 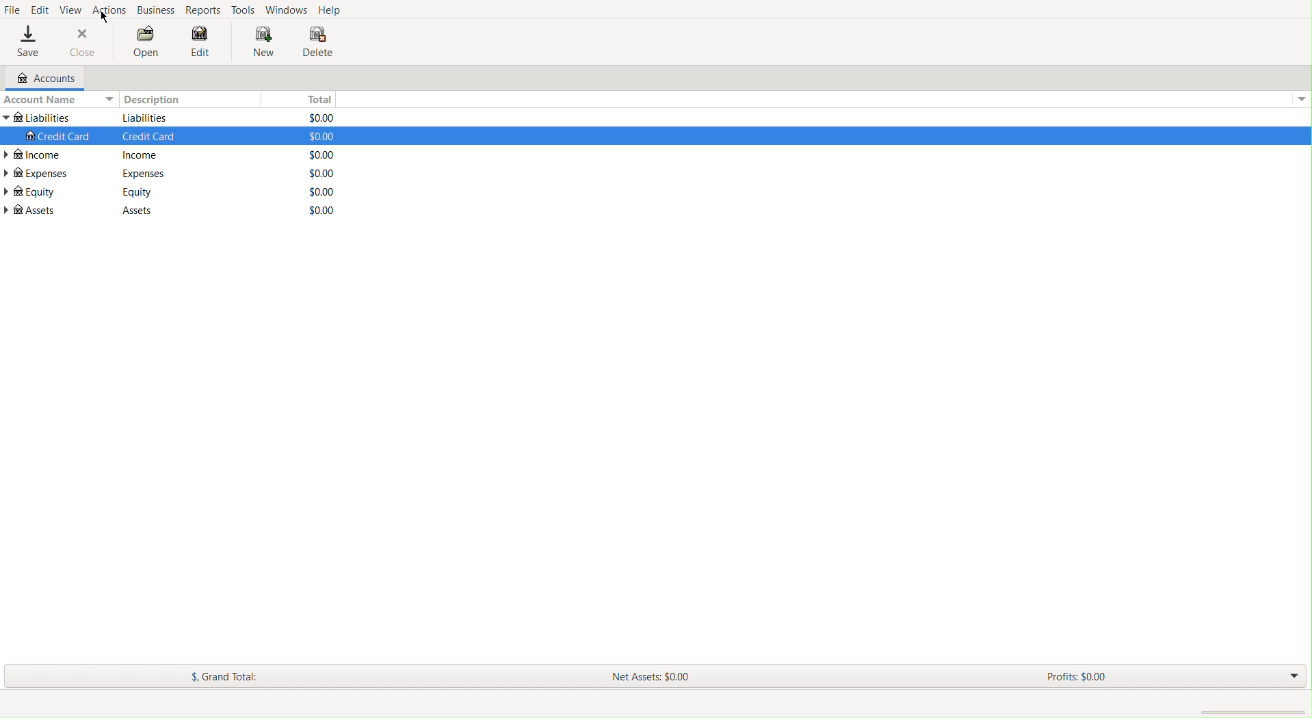 What do you see at coordinates (1298, 100) in the screenshot?
I see `Dropdown` at bounding box center [1298, 100].